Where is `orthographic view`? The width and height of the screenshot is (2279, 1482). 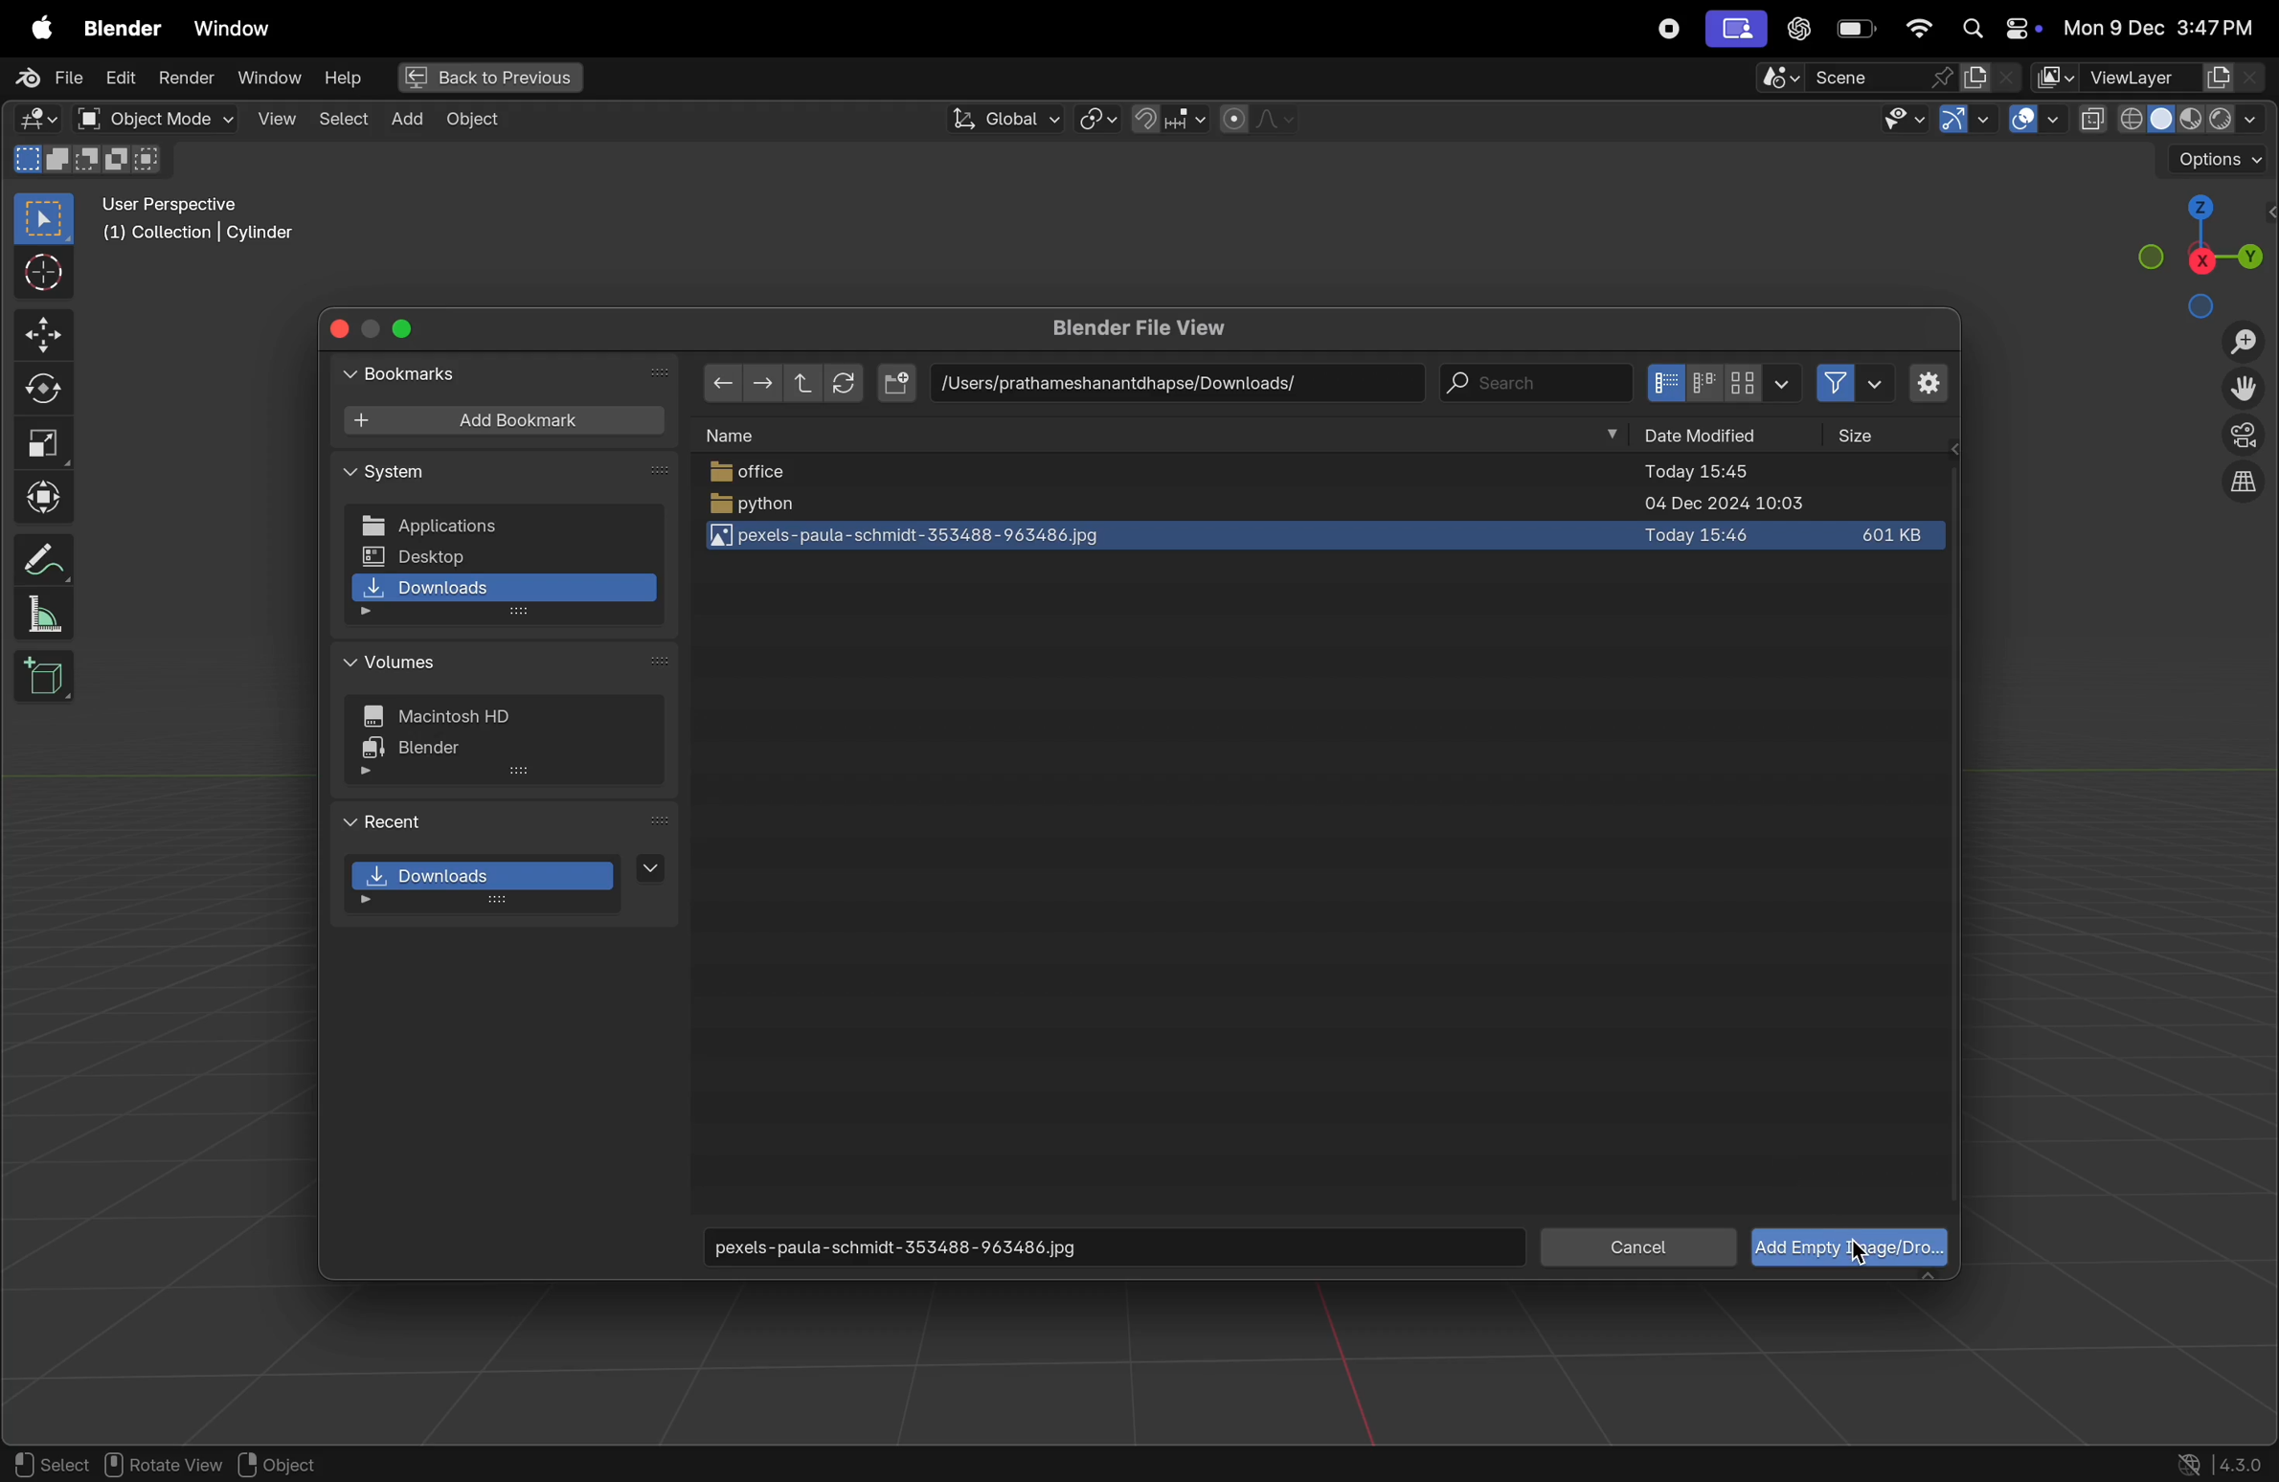
orthographic view is located at coordinates (2247, 486).